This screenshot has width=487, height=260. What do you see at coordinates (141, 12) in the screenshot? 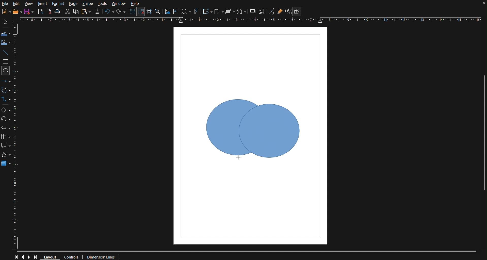
I see `Snap to Grid` at bounding box center [141, 12].